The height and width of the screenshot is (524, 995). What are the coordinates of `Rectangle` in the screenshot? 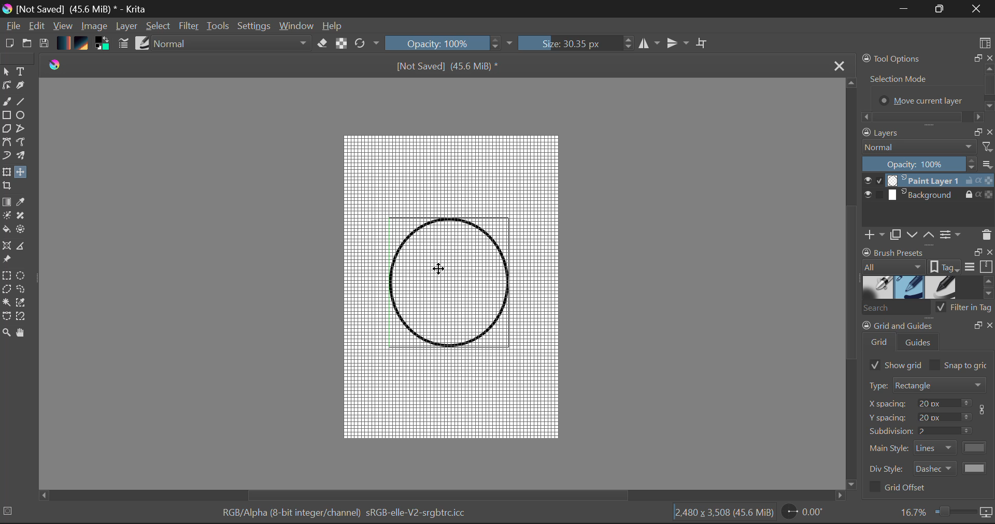 It's located at (6, 115).